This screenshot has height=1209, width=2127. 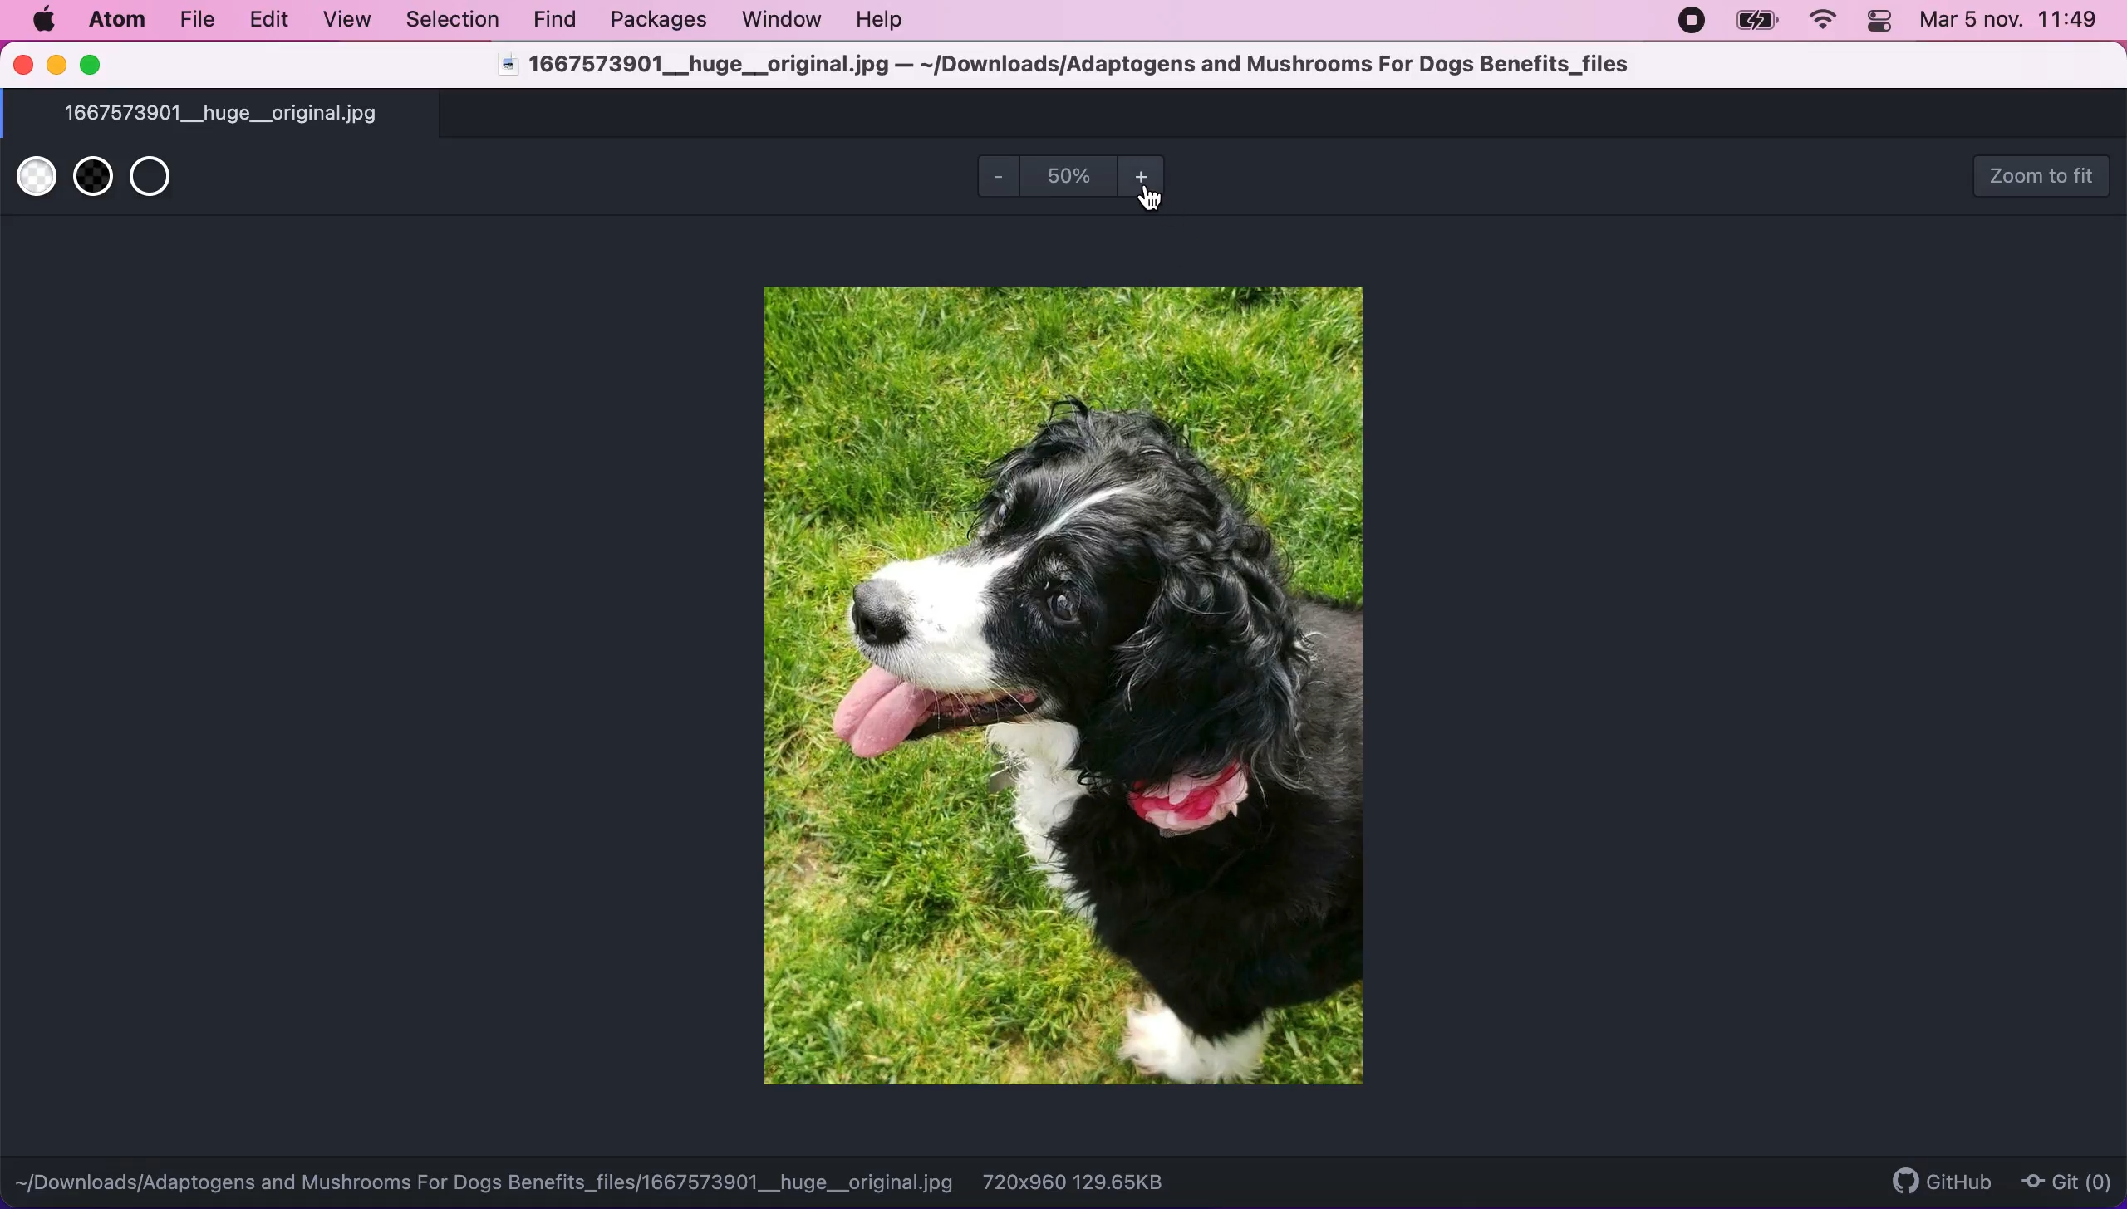 What do you see at coordinates (560, 20) in the screenshot?
I see `find` at bounding box center [560, 20].